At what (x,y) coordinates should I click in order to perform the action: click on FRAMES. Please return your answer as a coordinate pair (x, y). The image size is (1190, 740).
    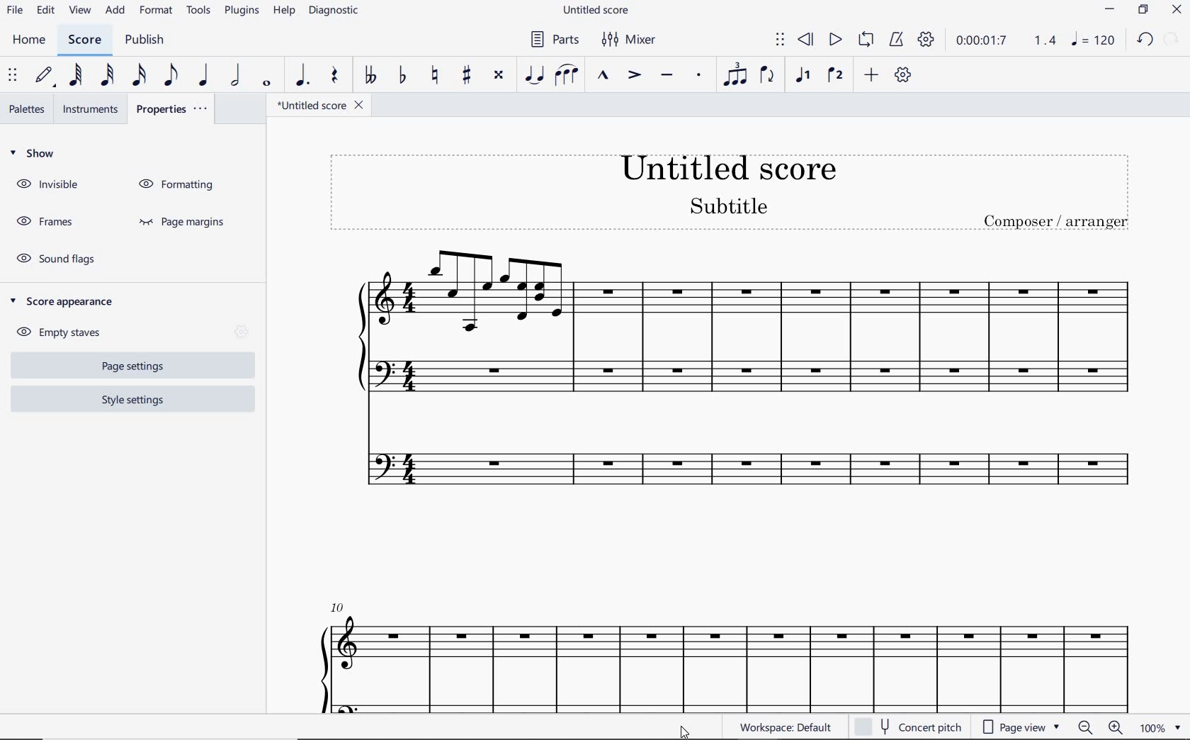
    Looking at the image, I should click on (44, 220).